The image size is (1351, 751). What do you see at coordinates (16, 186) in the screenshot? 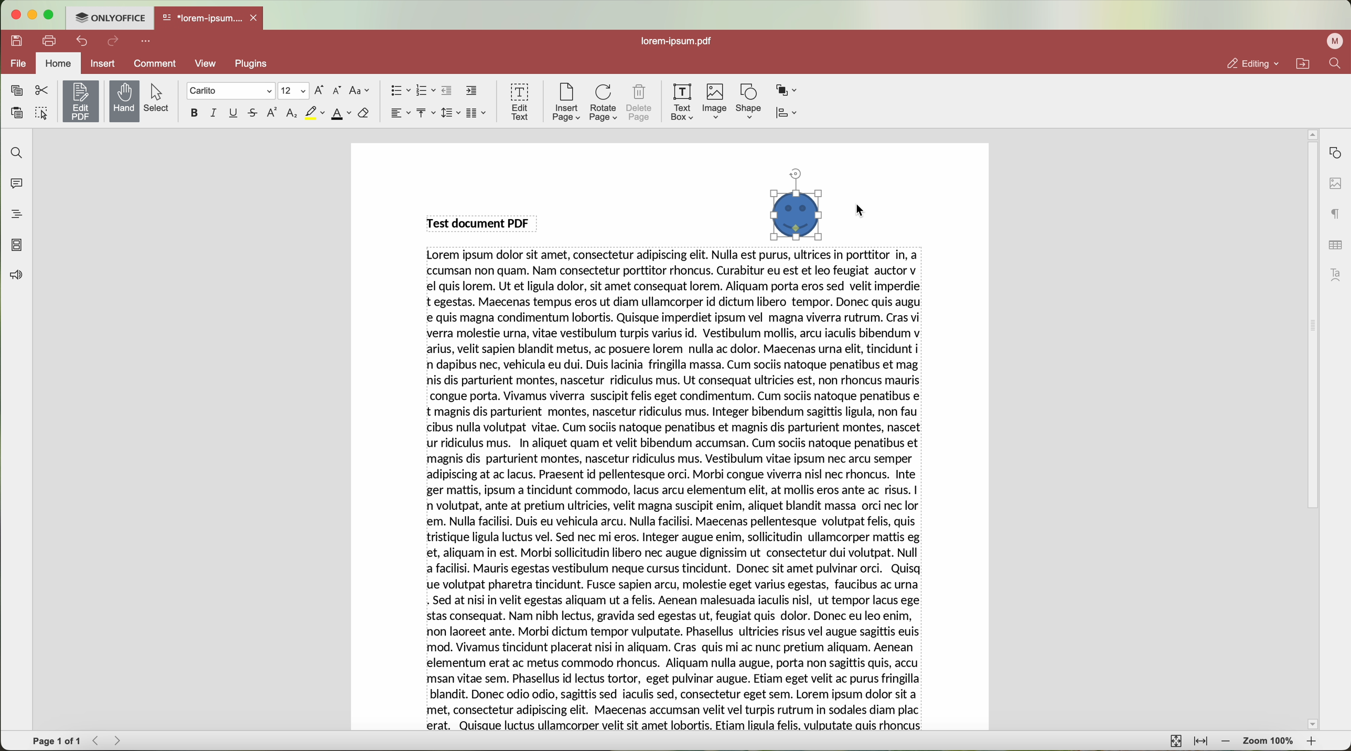
I see `comments` at bounding box center [16, 186].